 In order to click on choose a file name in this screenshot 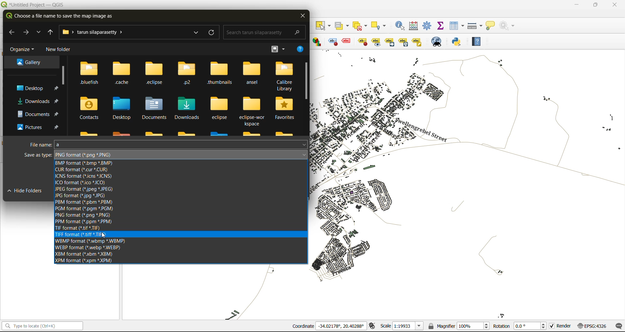, I will do `click(61, 17)`.